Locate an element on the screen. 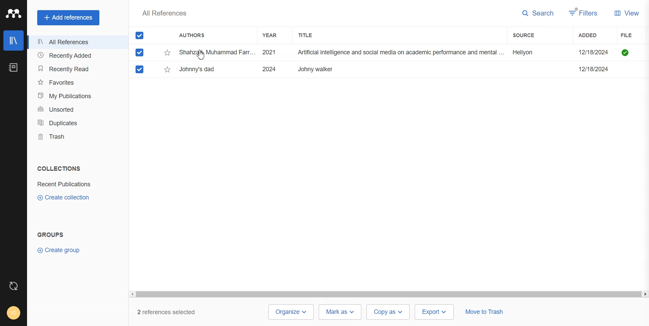 The width and height of the screenshot is (649, 326). Copy as is located at coordinates (389, 312).